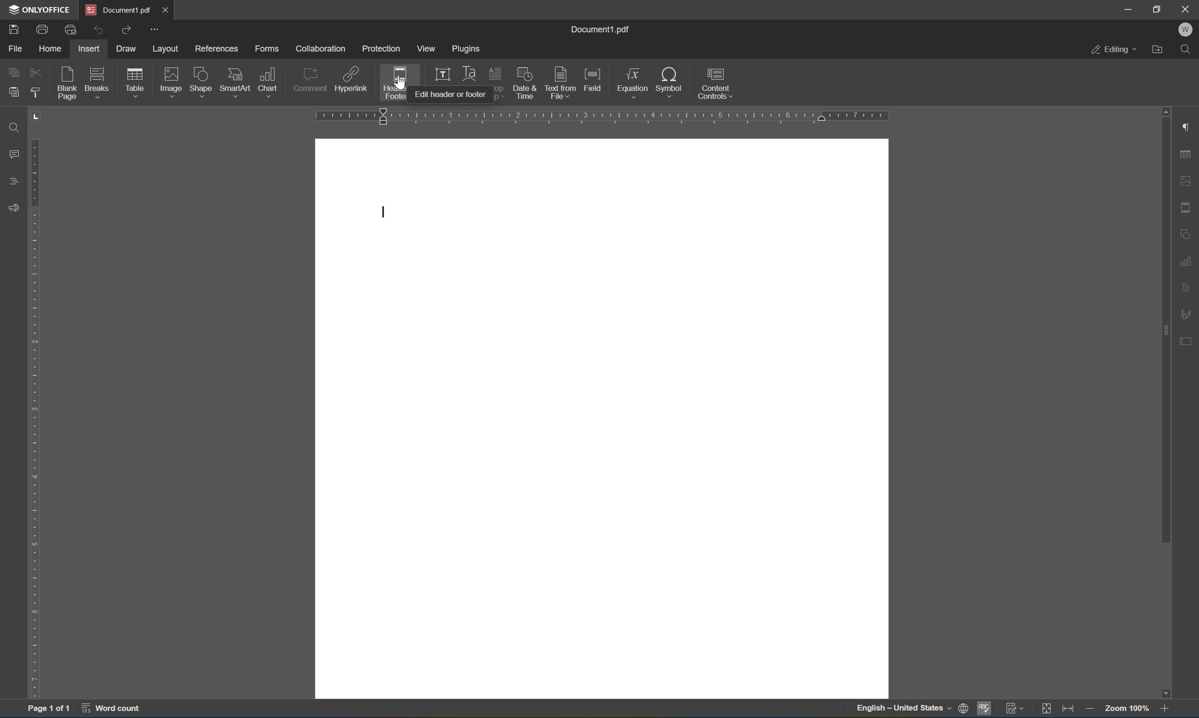  Describe the element at coordinates (35, 417) in the screenshot. I see `ruler` at that location.